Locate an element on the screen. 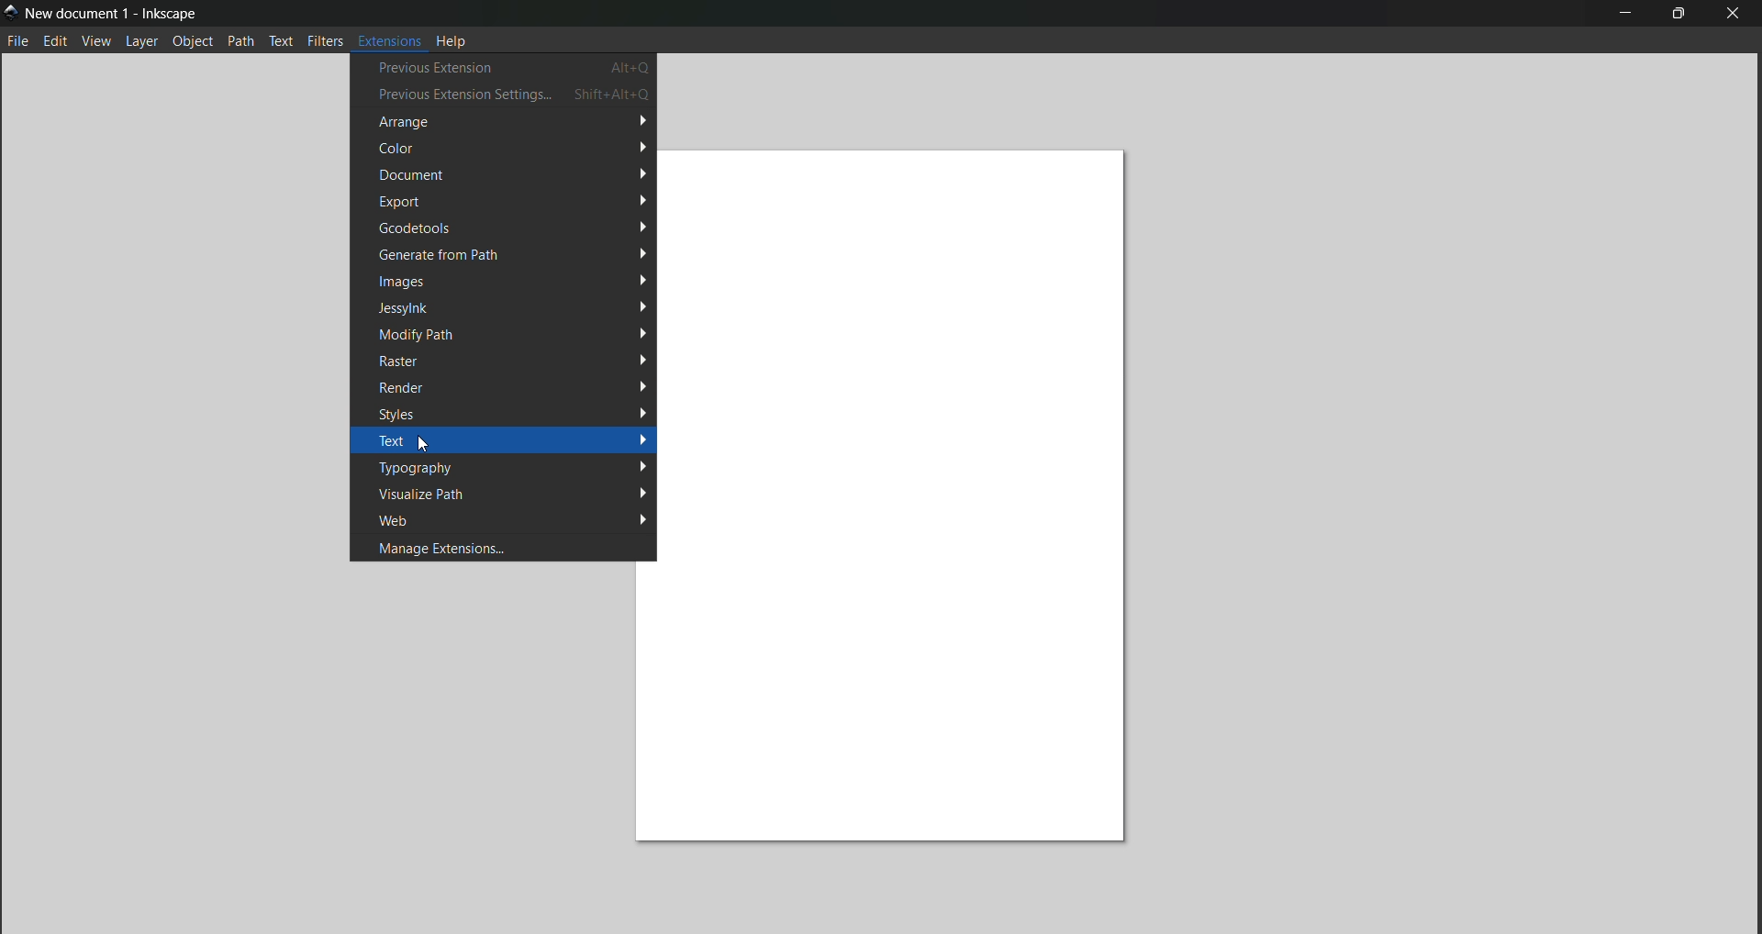 The height and width of the screenshot is (934, 1762). raster is located at coordinates (509, 361).